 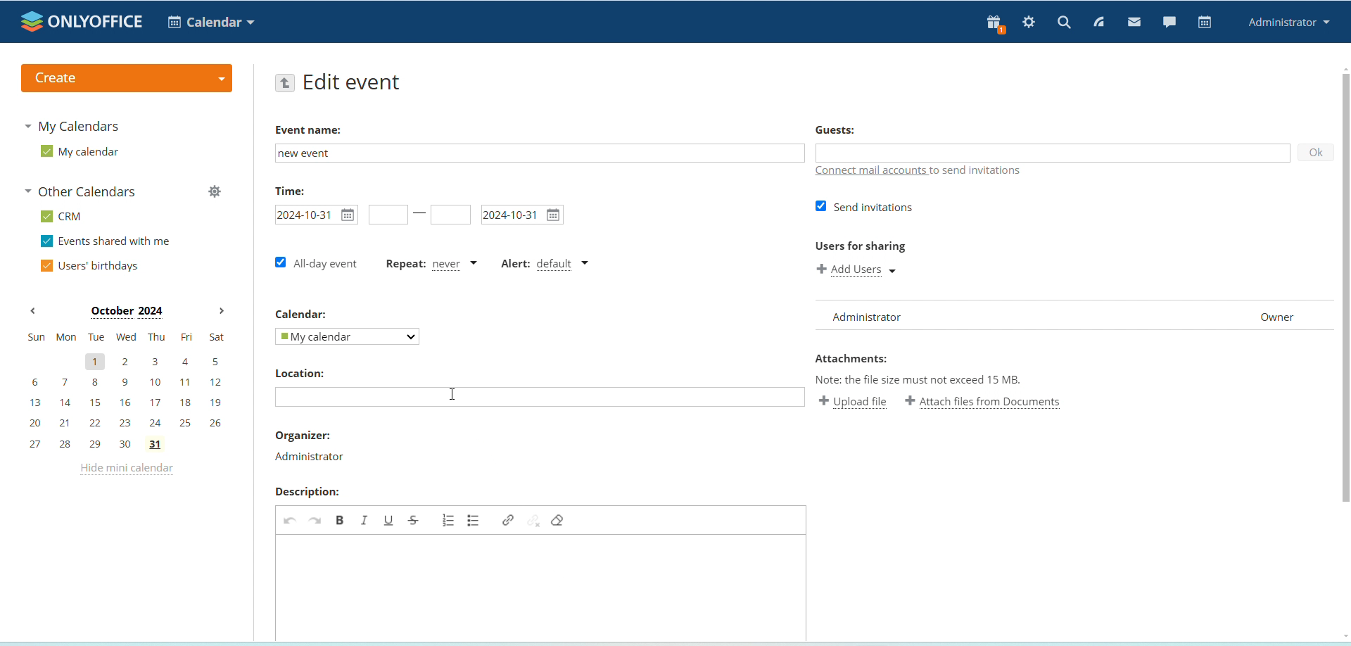 I want to click on alert type, so click(x=547, y=263).